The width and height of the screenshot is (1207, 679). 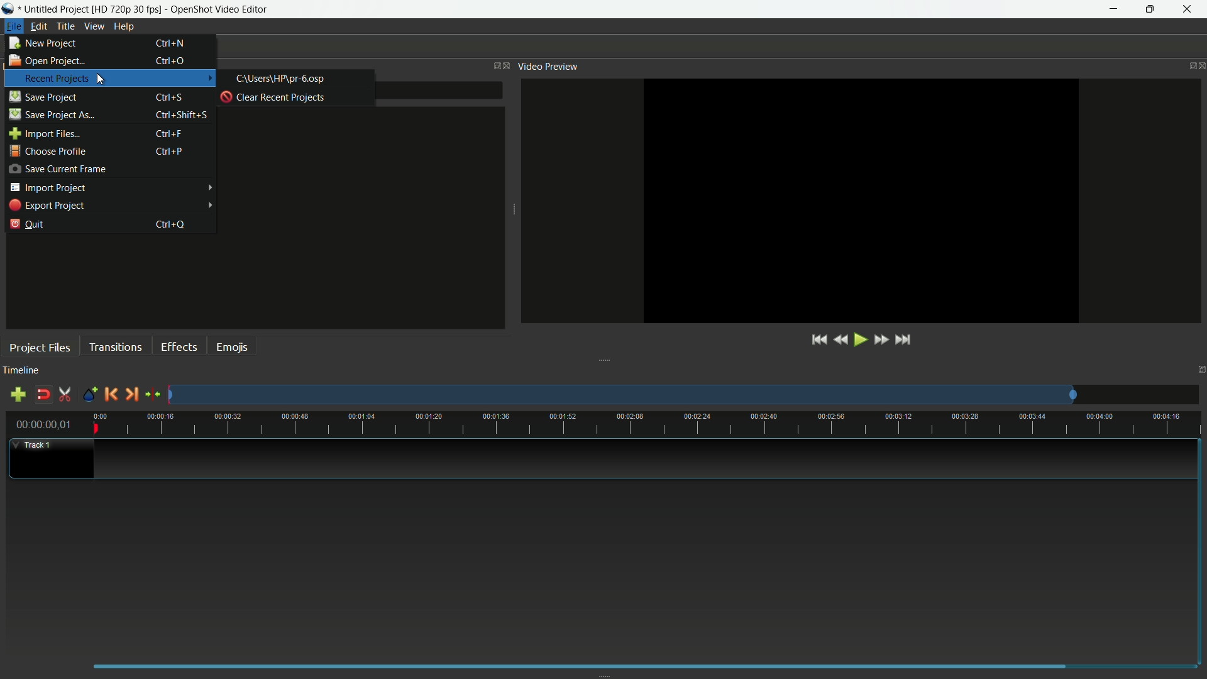 I want to click on profile, so click(x=126, y=9).